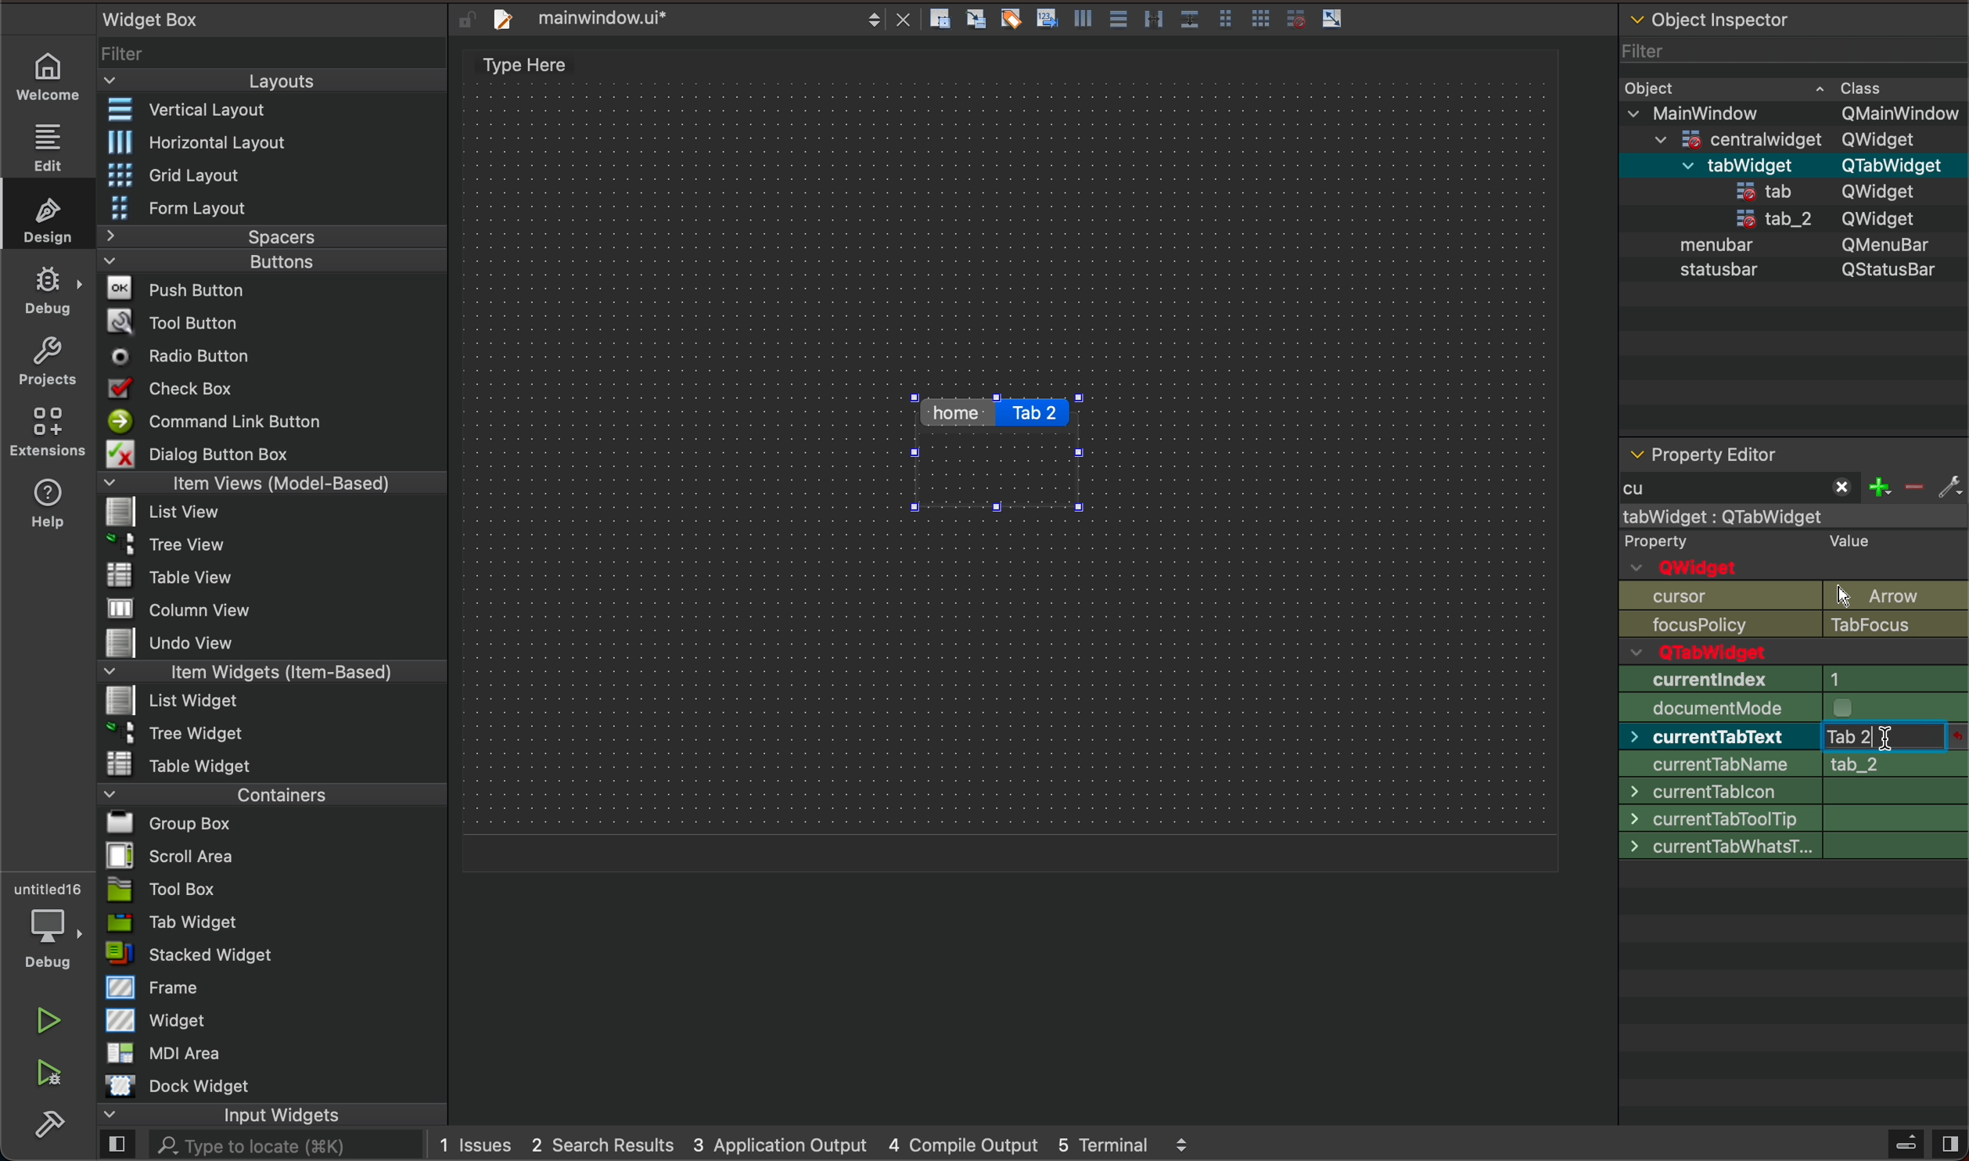  Describe the element at coordinates (162, 608) in the screenshot. I see `MW column view` at that location.